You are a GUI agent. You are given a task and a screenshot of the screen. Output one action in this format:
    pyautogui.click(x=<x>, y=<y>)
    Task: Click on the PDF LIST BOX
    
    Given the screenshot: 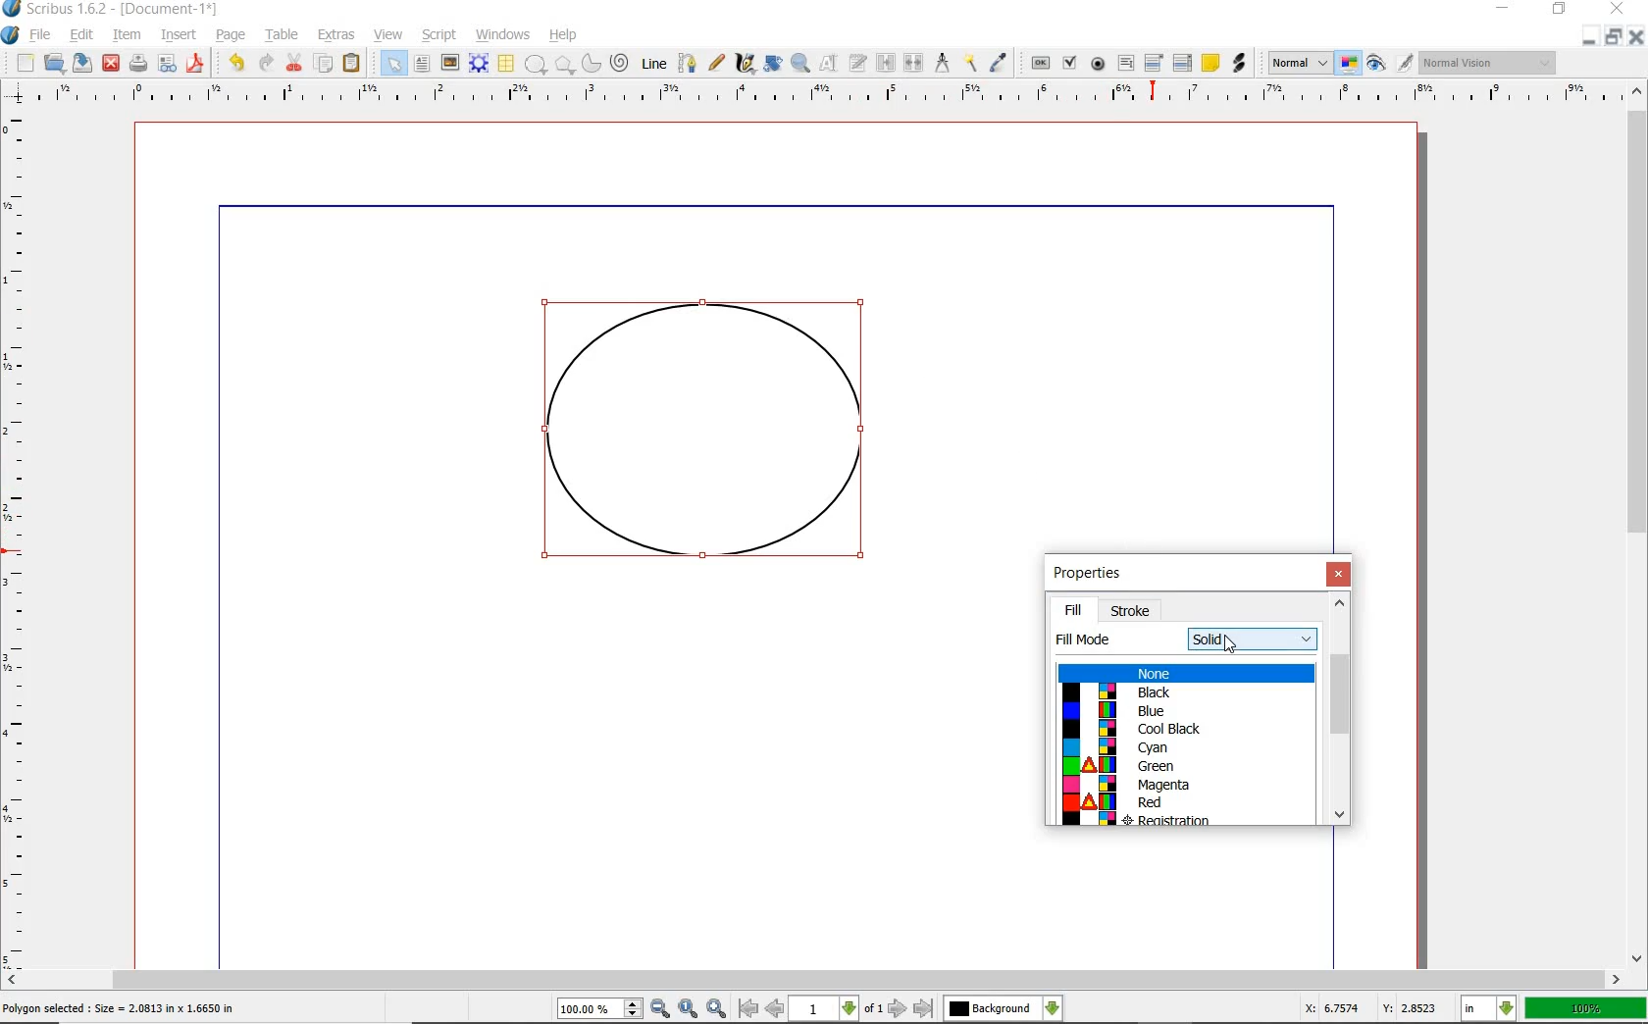 What is the action you would take?
    pyautogui.click(x=1184, y=63)
    